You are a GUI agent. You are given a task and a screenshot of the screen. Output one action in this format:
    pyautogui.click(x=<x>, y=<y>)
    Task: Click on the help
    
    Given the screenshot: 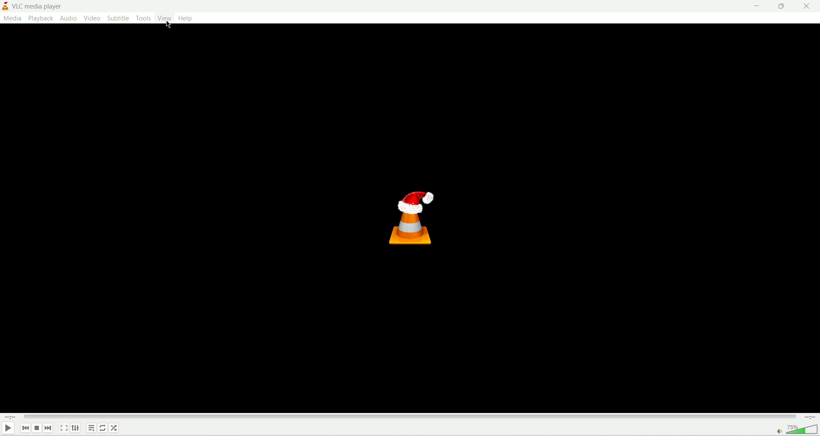 What is the action you would take?
    pyautogui.click(x=185, y=18)
    